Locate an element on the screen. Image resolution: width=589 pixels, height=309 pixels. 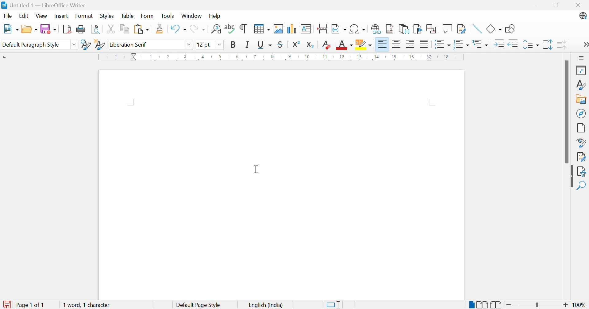
Untitled 1 - LibreOffice Writer is located at coordinates (43, 5).